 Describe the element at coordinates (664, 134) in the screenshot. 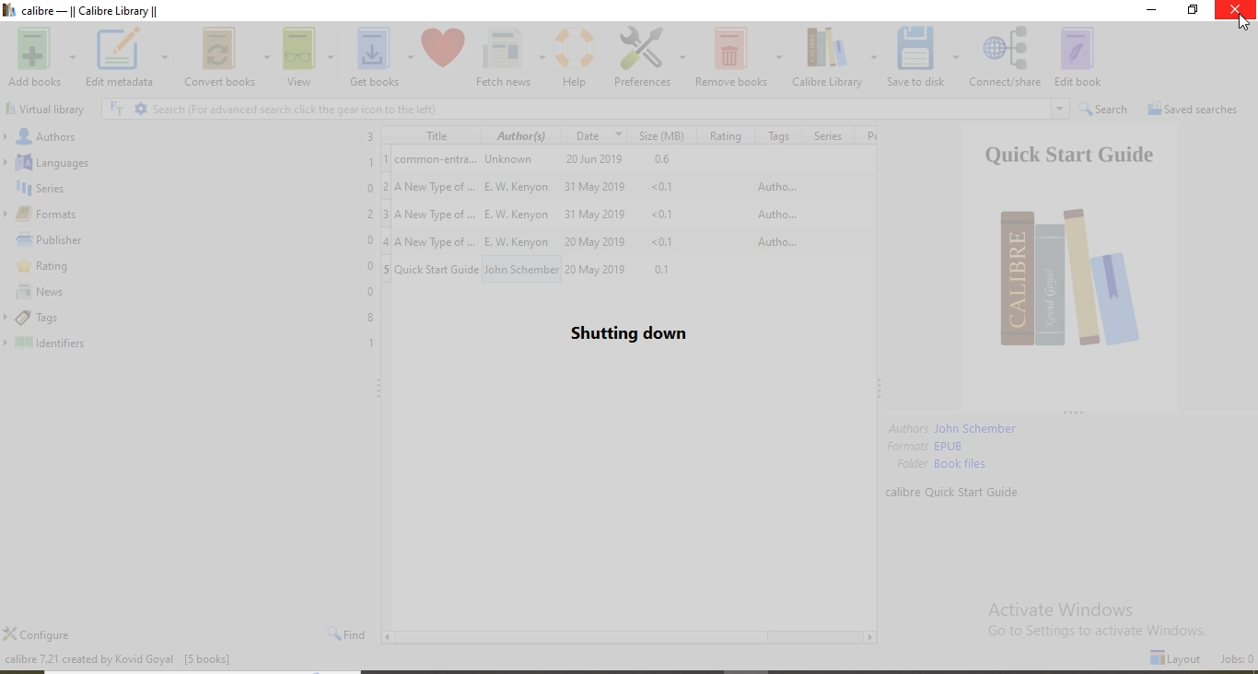

I see `Size(MB)` at that location.